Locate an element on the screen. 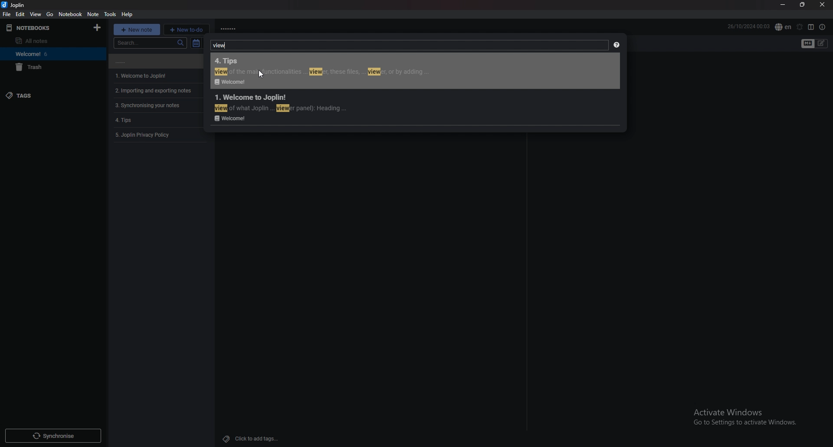 Image resolution: width=833 pixels, height=447 pixels. toggle sort order field is located at coordinates (196, 43).